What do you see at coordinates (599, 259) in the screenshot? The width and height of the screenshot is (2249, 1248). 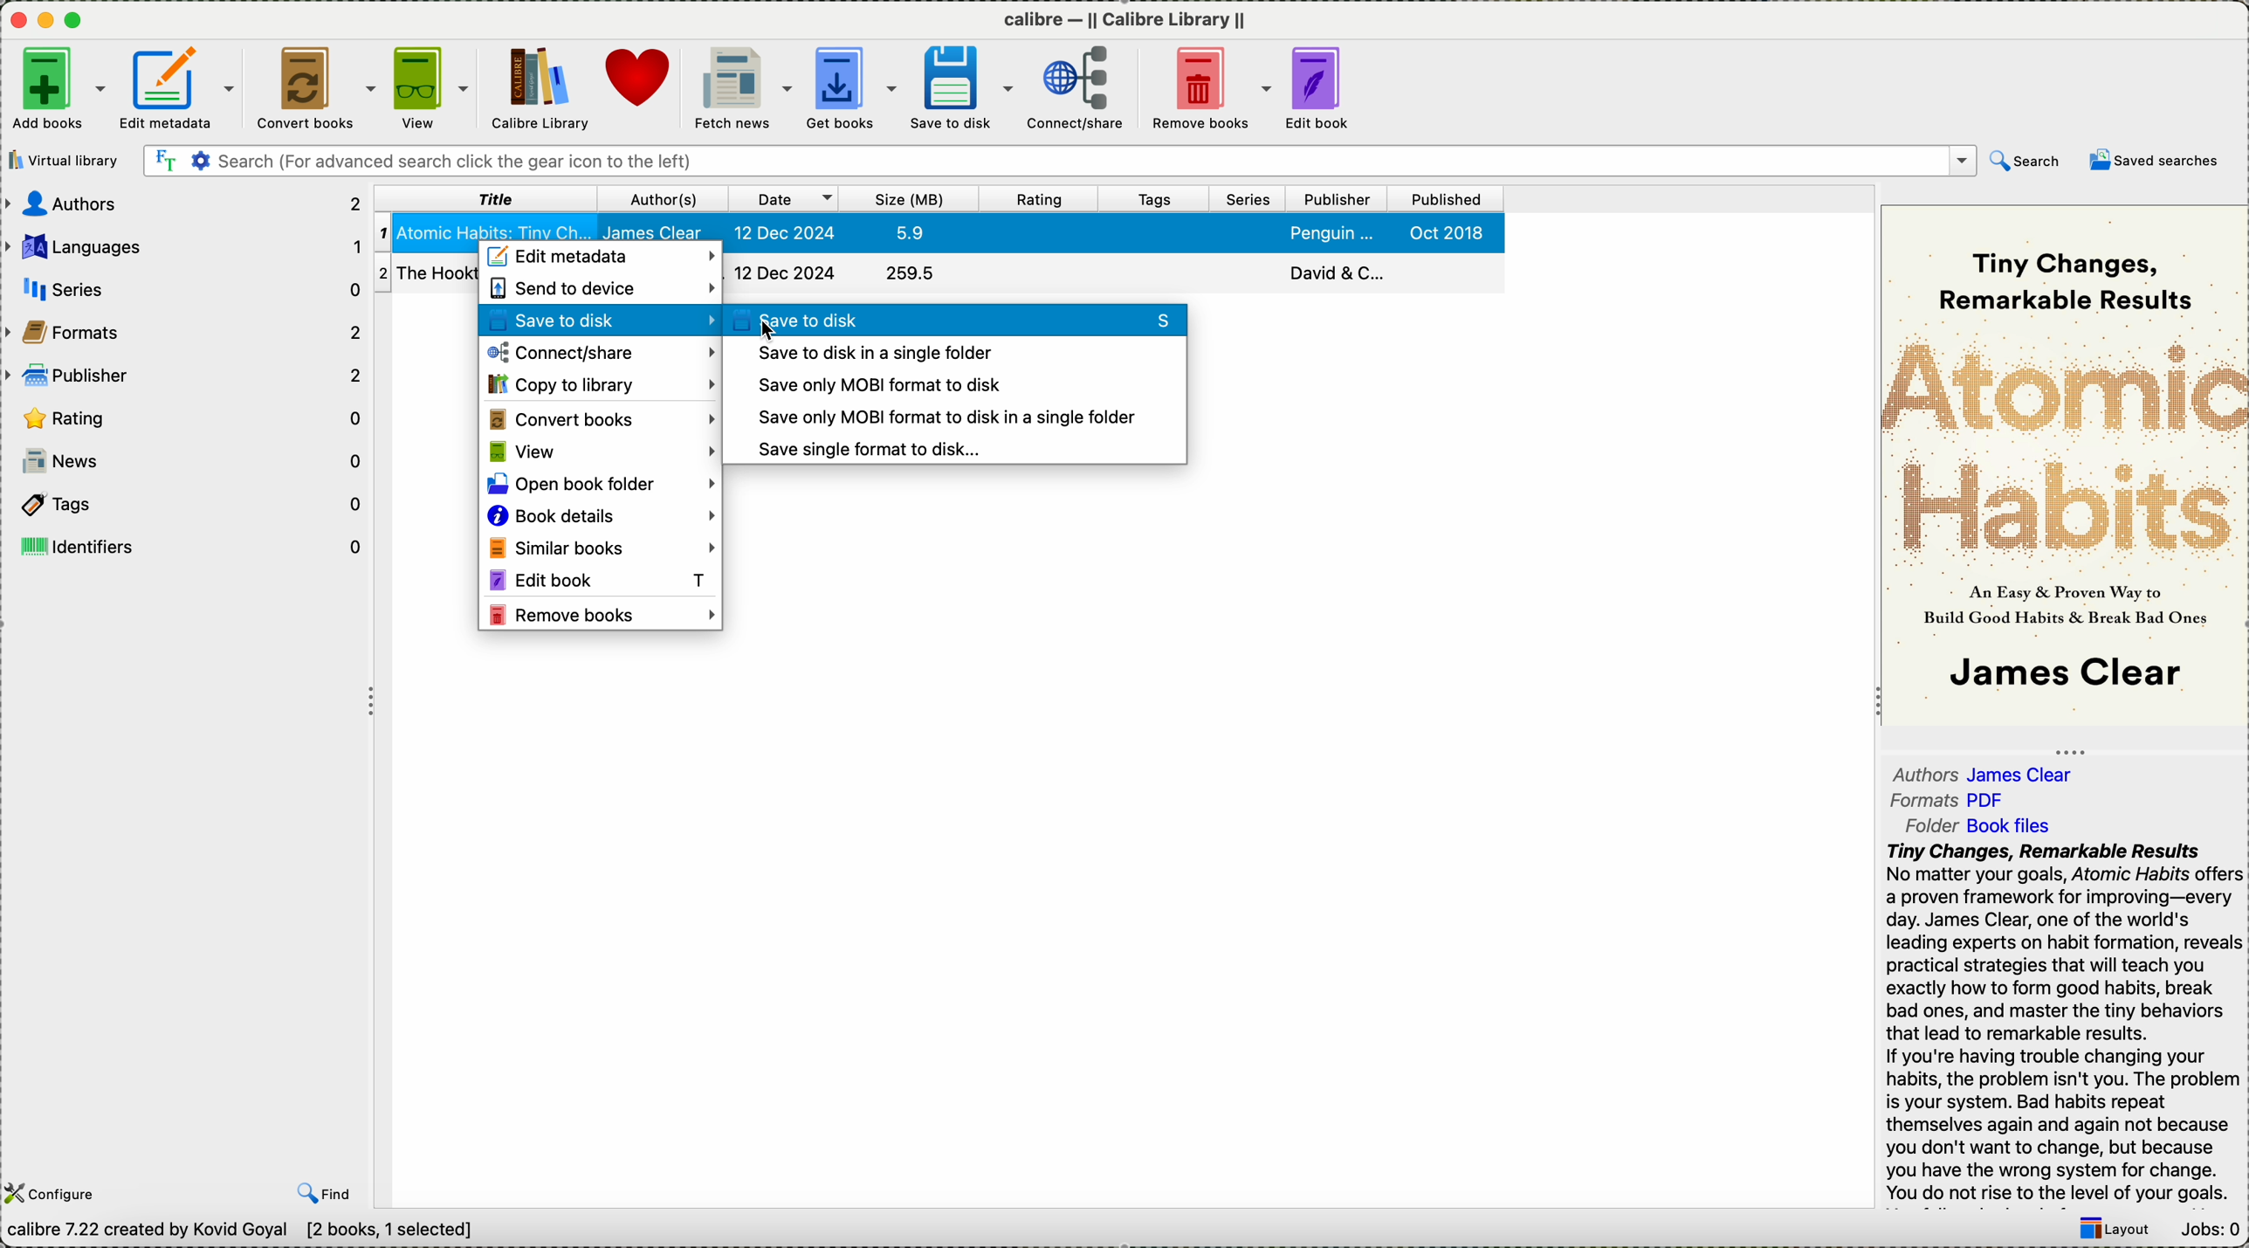 I see `edit metadata` at bounding box center [599, 259].